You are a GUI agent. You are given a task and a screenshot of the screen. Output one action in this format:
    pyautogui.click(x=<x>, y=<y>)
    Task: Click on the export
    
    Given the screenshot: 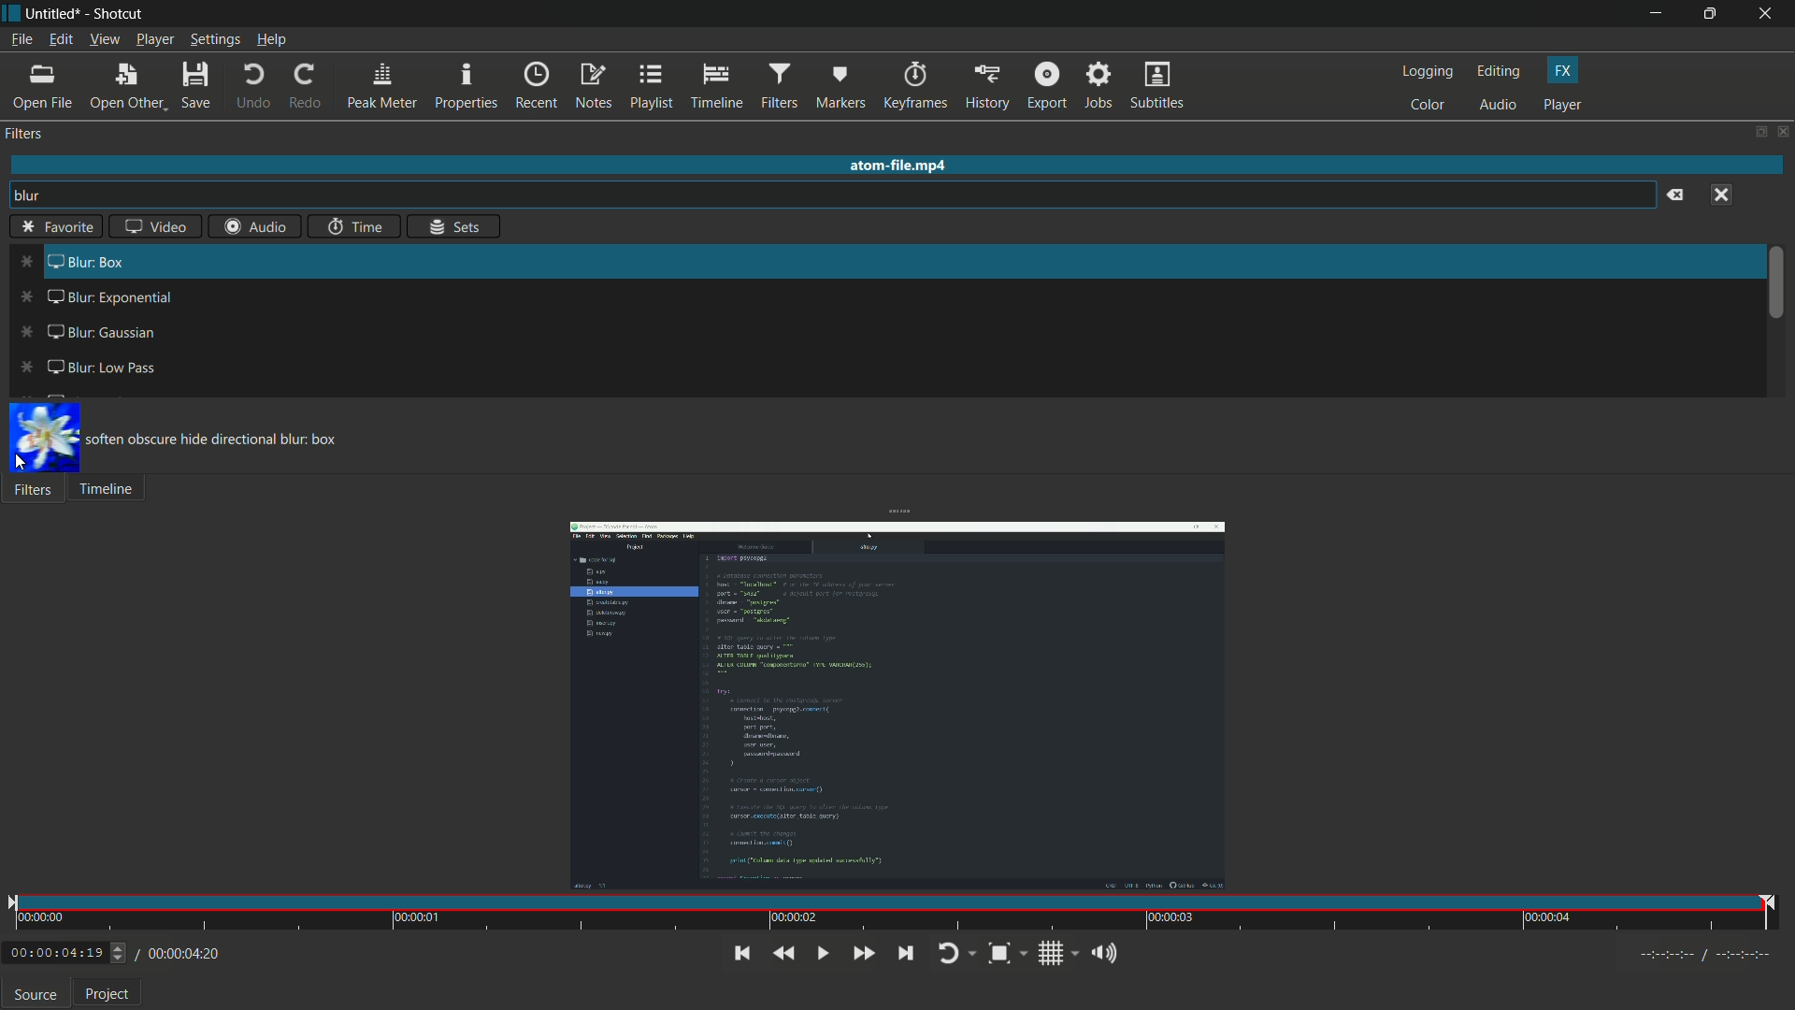 What is the action you would take?
    pyautogui.click(x=1044, y=87)
    